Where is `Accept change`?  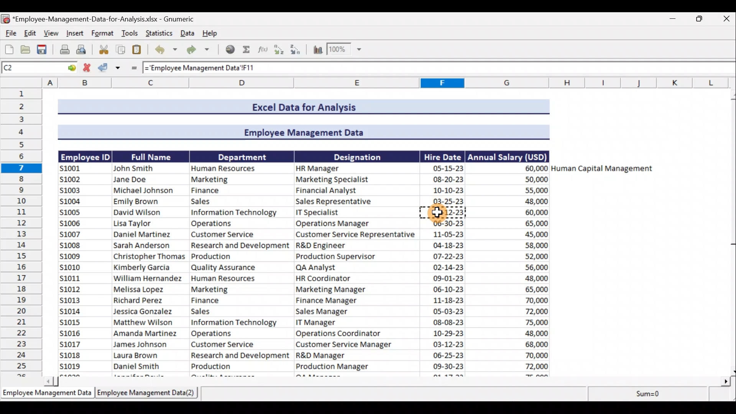
Accept change is located at coordinates (109, 69).